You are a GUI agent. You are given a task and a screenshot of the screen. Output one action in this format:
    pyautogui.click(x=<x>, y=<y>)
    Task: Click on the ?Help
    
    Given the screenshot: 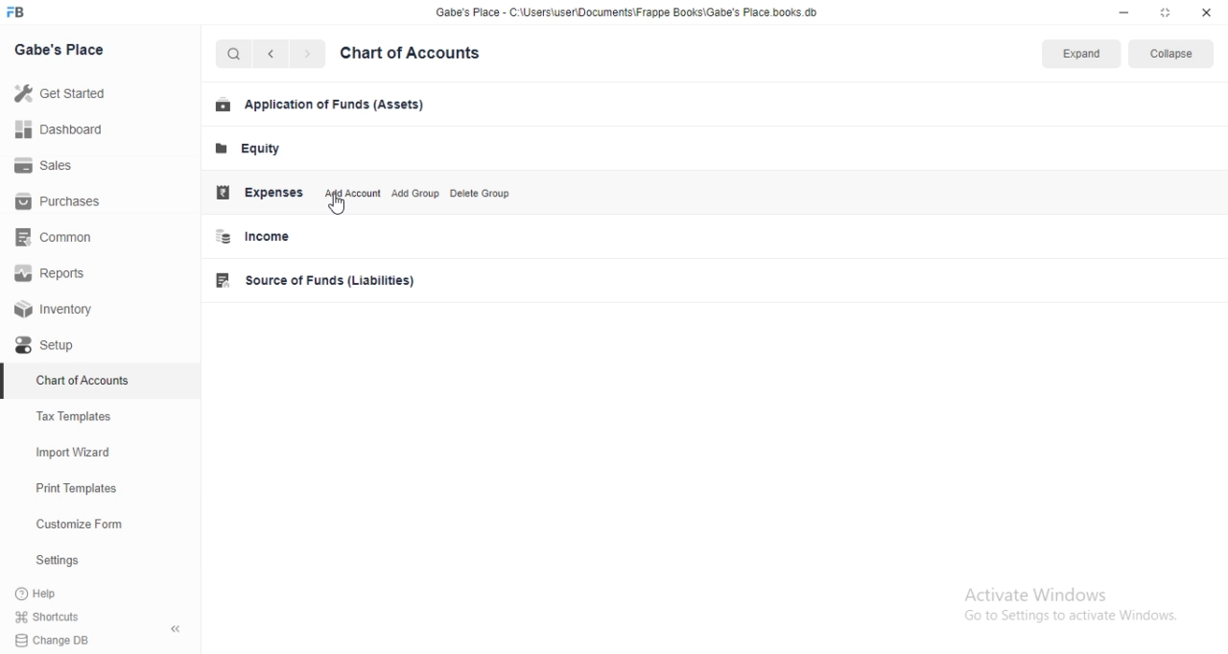 What is the action you would take?
    pyautogui.click(x=57, y=594)
    